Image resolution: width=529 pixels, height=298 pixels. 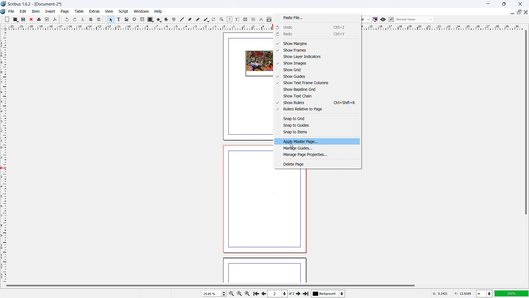 What do you see at coordinates (142, 11) in the screenshot?
I see `windows` at bounding box center [142, 11].